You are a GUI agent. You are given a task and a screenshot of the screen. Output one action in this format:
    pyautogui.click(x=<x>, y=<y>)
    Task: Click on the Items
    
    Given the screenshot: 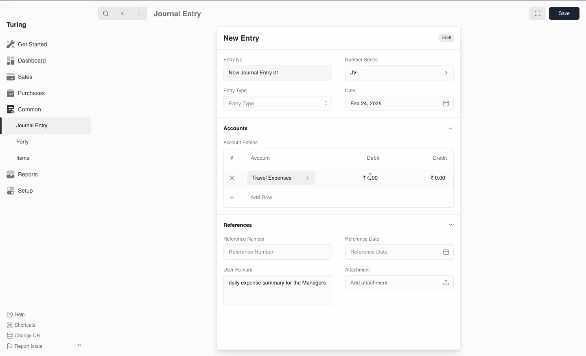 What is the action you would take?
    pyautogui.click(x=23, y=158)
    